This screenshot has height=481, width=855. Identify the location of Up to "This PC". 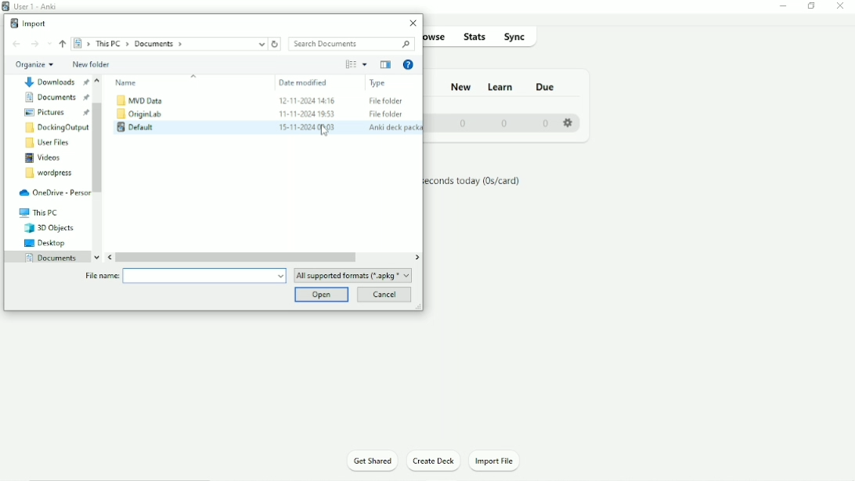
(63, 45).